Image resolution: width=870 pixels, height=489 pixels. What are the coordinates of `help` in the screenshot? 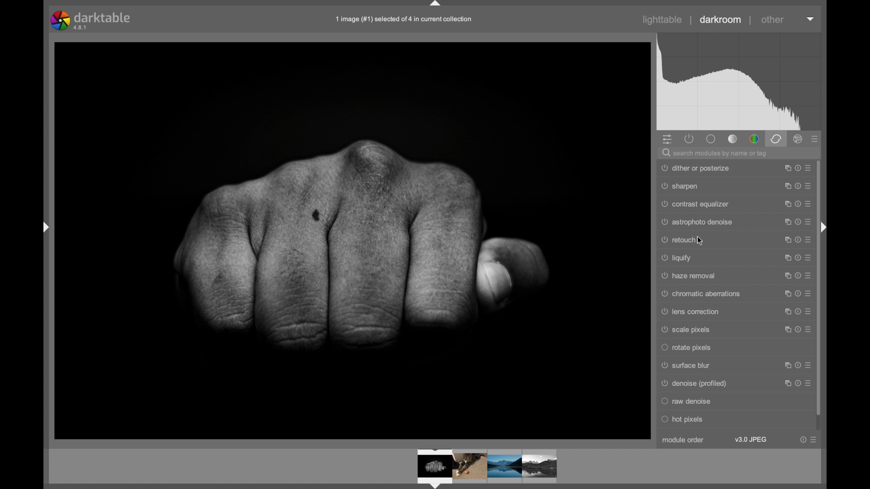 It's located at (796, 312).